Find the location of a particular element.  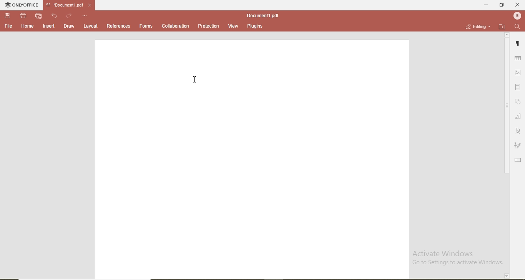

draw is located at coordinates (68, 27).